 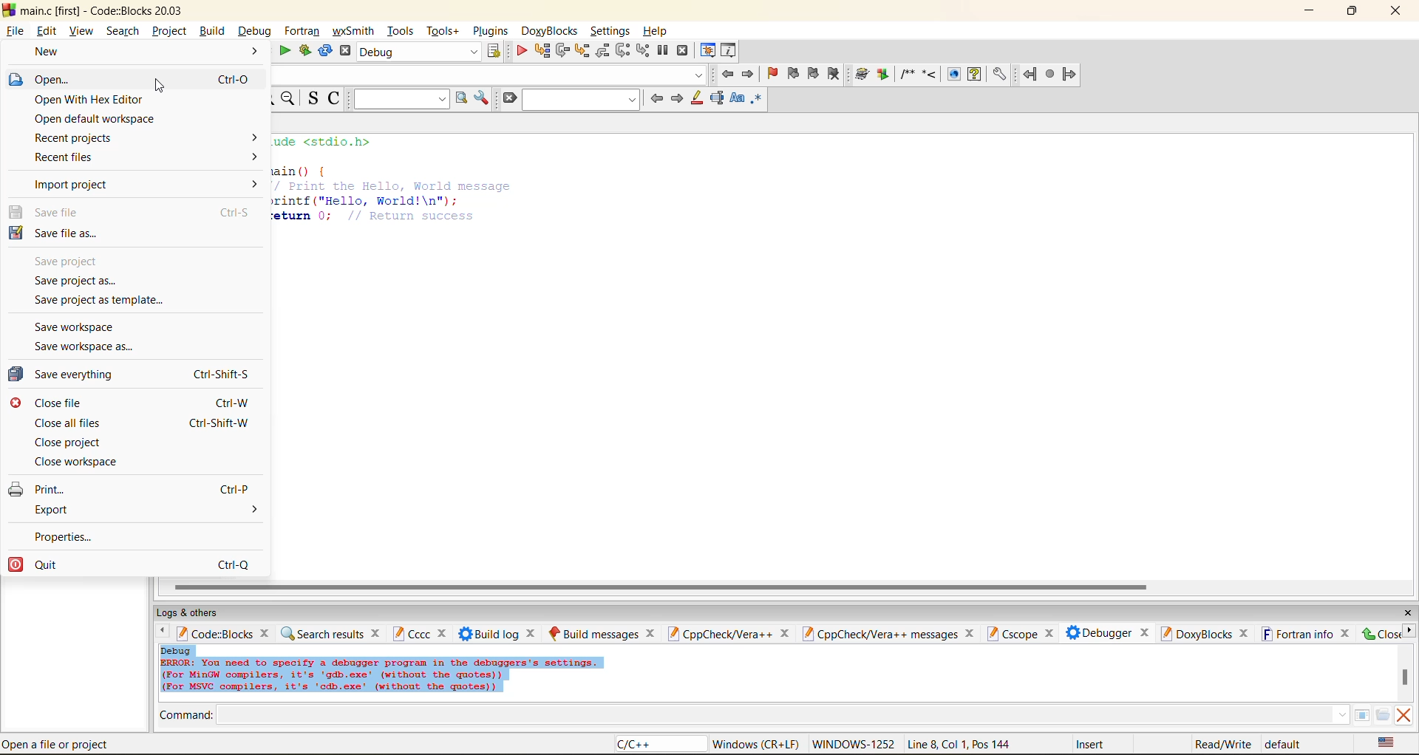 I want to click on Print the Hello, world message, so click(x=392, y=185).